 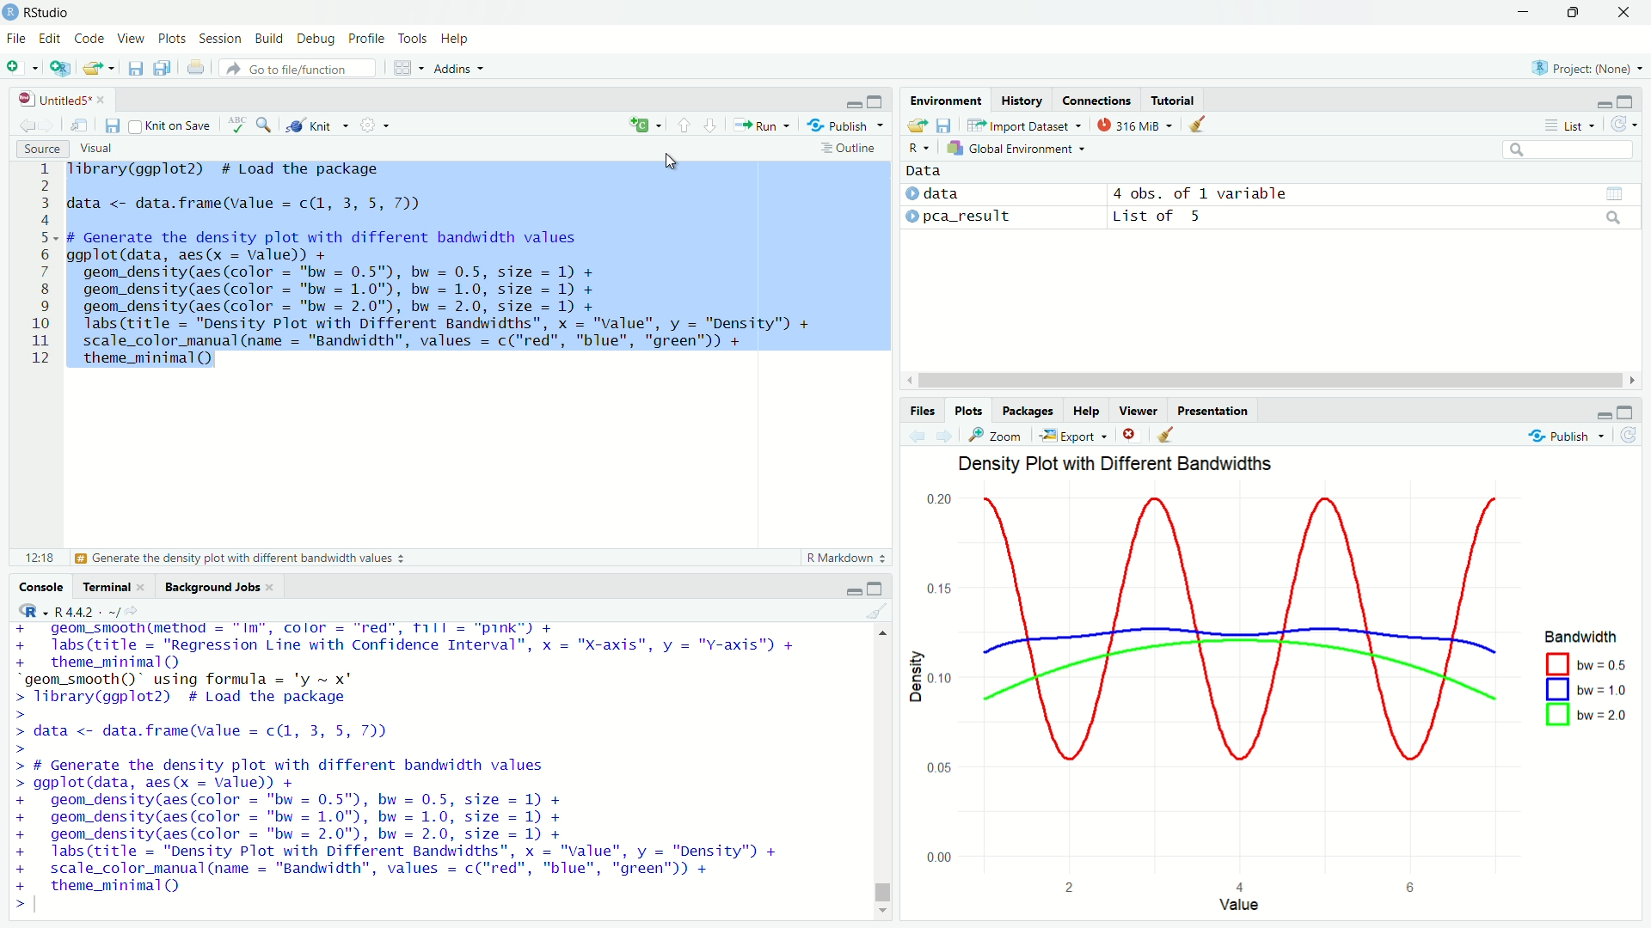 I want to click on Load workspace, so click(x=917, y=125).